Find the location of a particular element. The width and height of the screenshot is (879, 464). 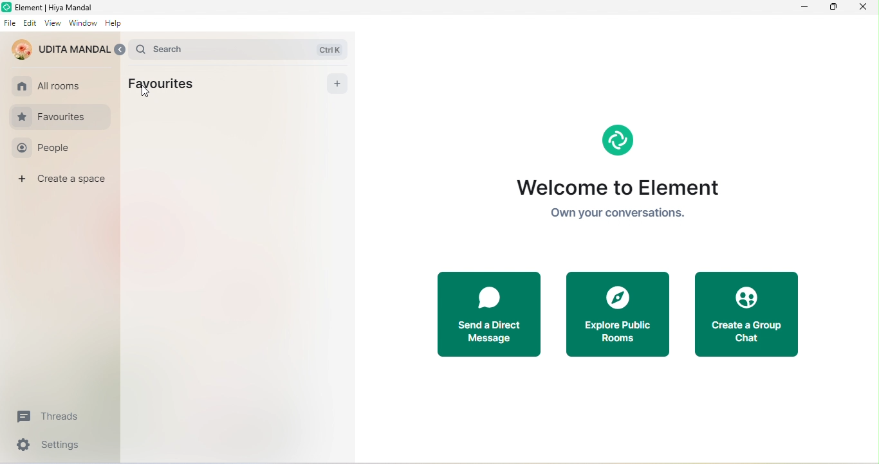

all rooms is located at coordinates (53, 84).